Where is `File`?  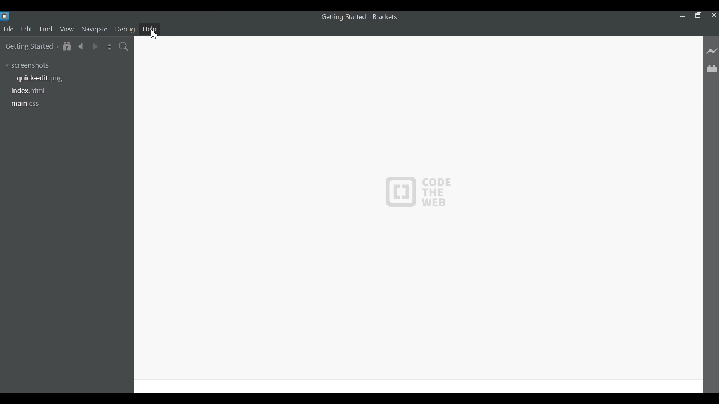
File is located at coordinates (8, 30).